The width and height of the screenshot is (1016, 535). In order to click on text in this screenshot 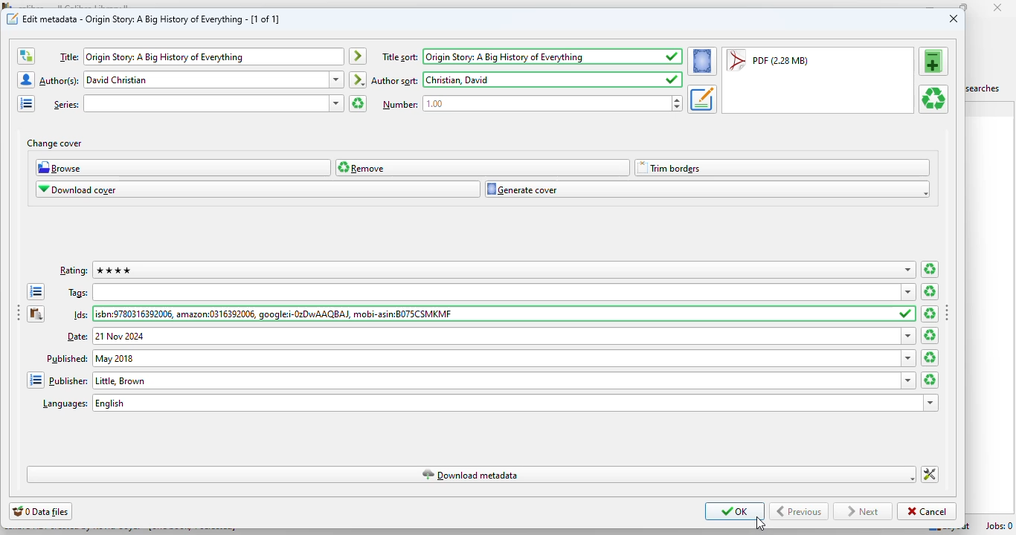, I will do `click(67, 358)`.